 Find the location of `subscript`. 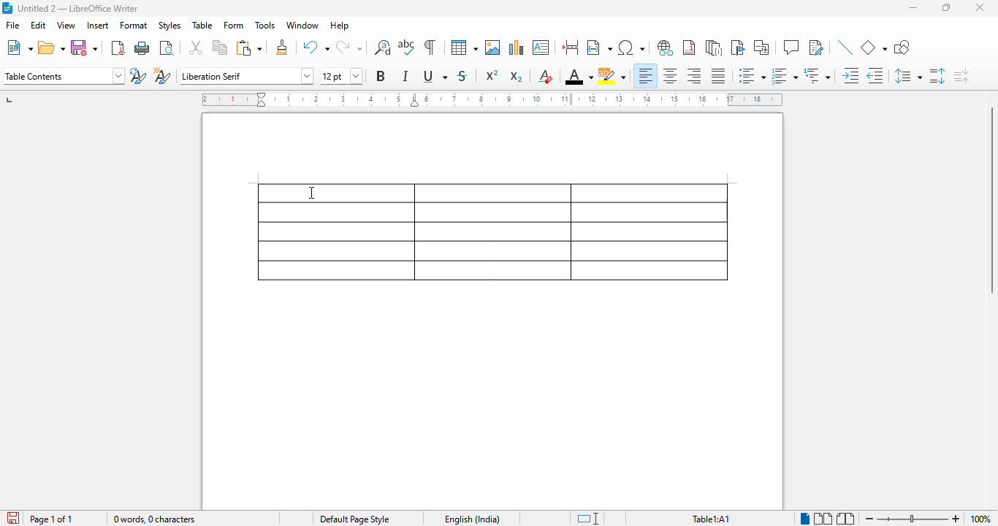

subscript is located at coordinates (517, 77).